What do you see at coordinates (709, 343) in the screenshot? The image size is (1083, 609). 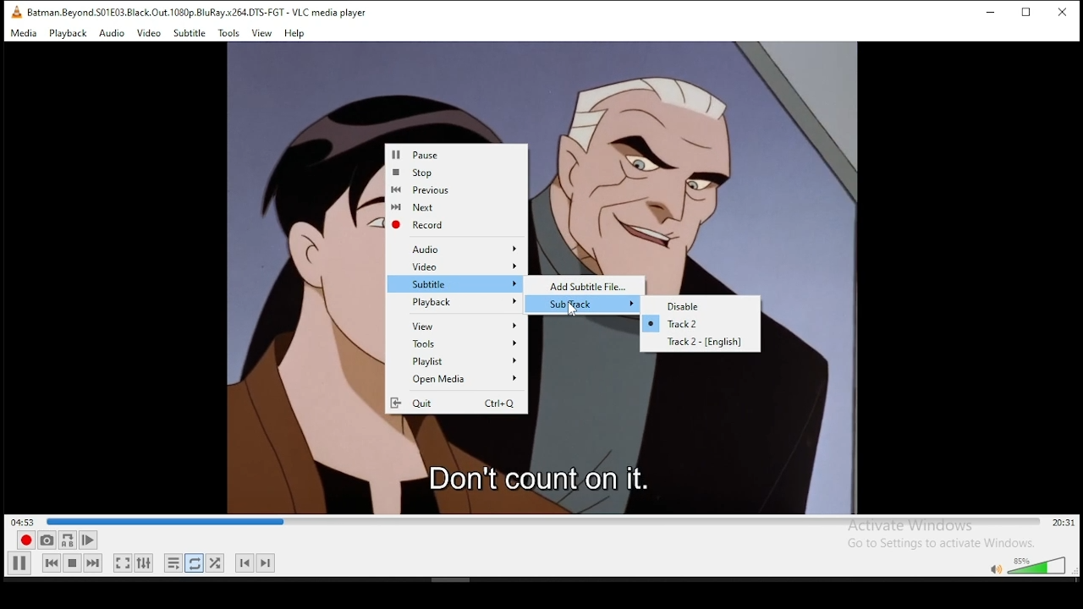 I see `Track 2 - [English]` at bounding box center [709, 343].